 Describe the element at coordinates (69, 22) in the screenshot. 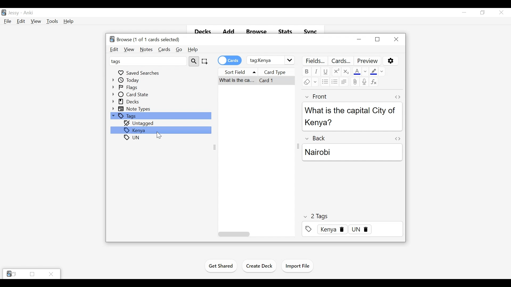

I see `Help` at that location.